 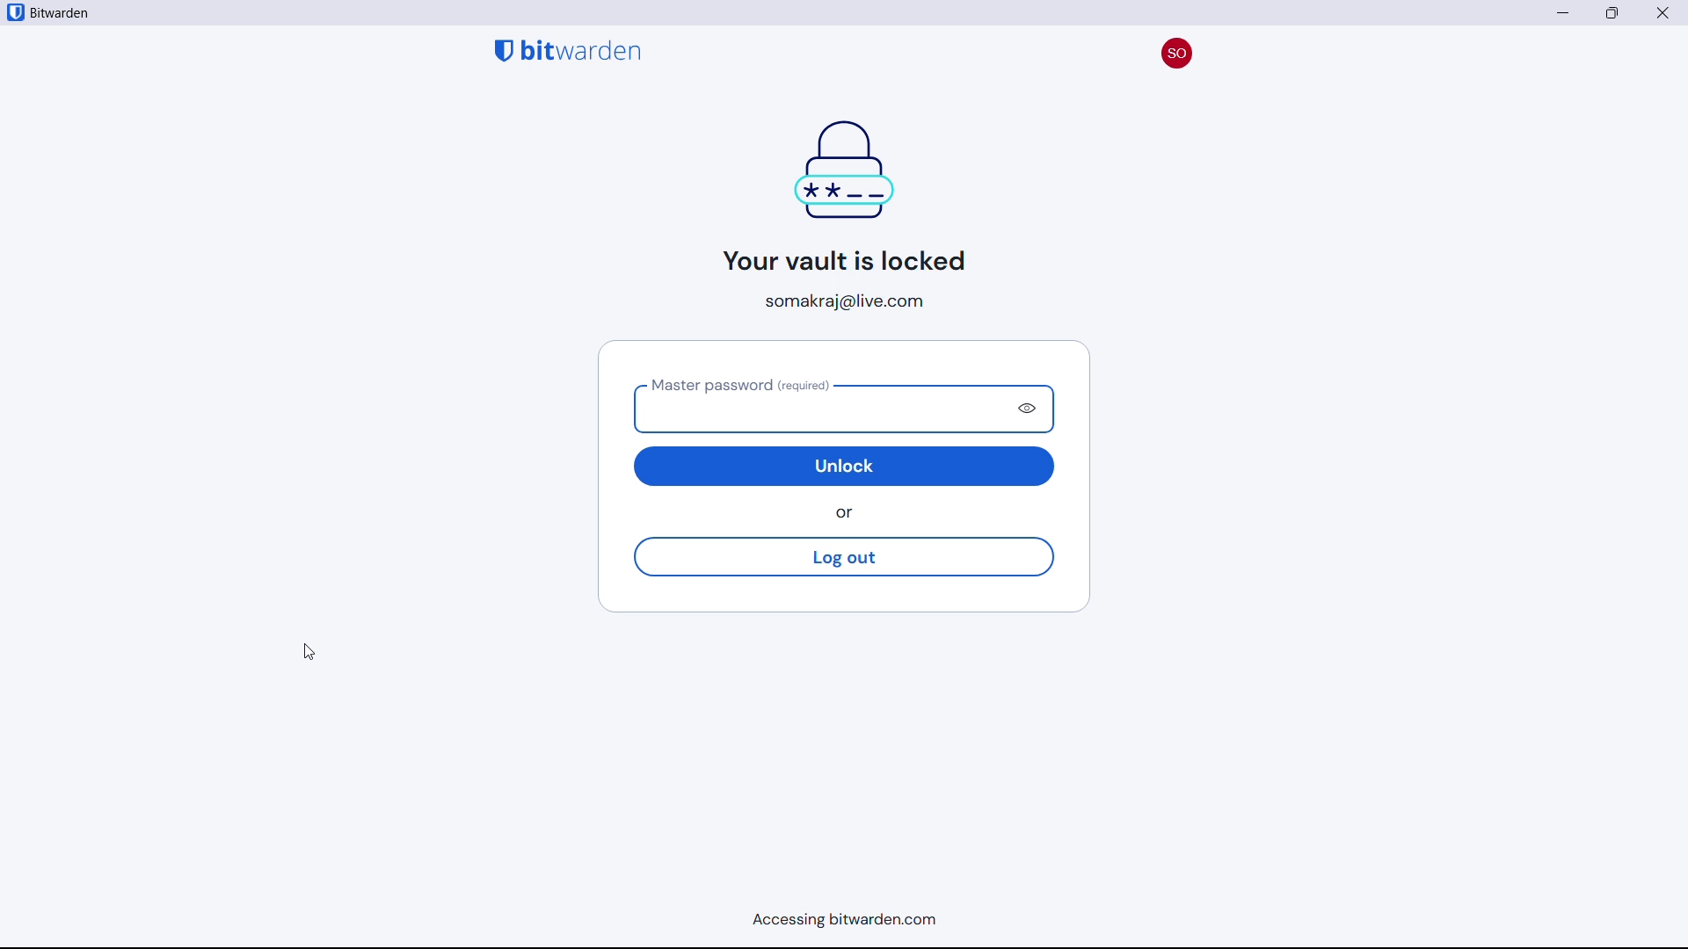 I want to click on Email id of the account somakraj@live .com, so click(x=851, y=301).